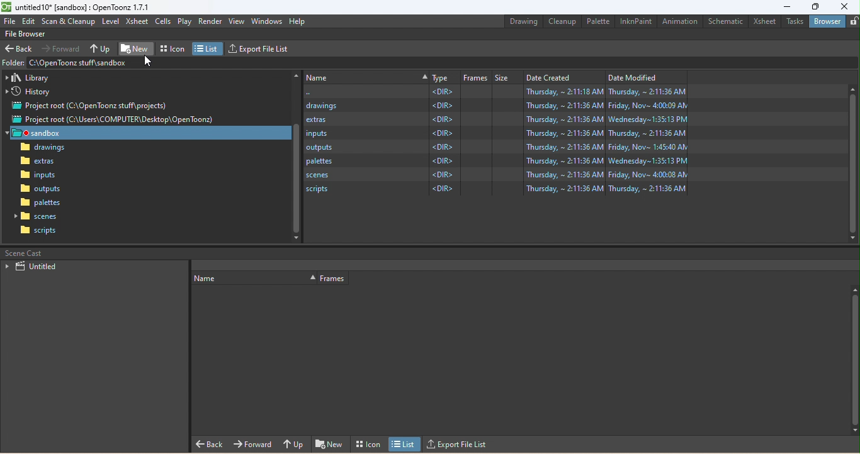 This screenshot has width=860, height=454. Describe the element at coordinates (852, 161) in the screenshot. I see `vertical scroll bar` at that location.